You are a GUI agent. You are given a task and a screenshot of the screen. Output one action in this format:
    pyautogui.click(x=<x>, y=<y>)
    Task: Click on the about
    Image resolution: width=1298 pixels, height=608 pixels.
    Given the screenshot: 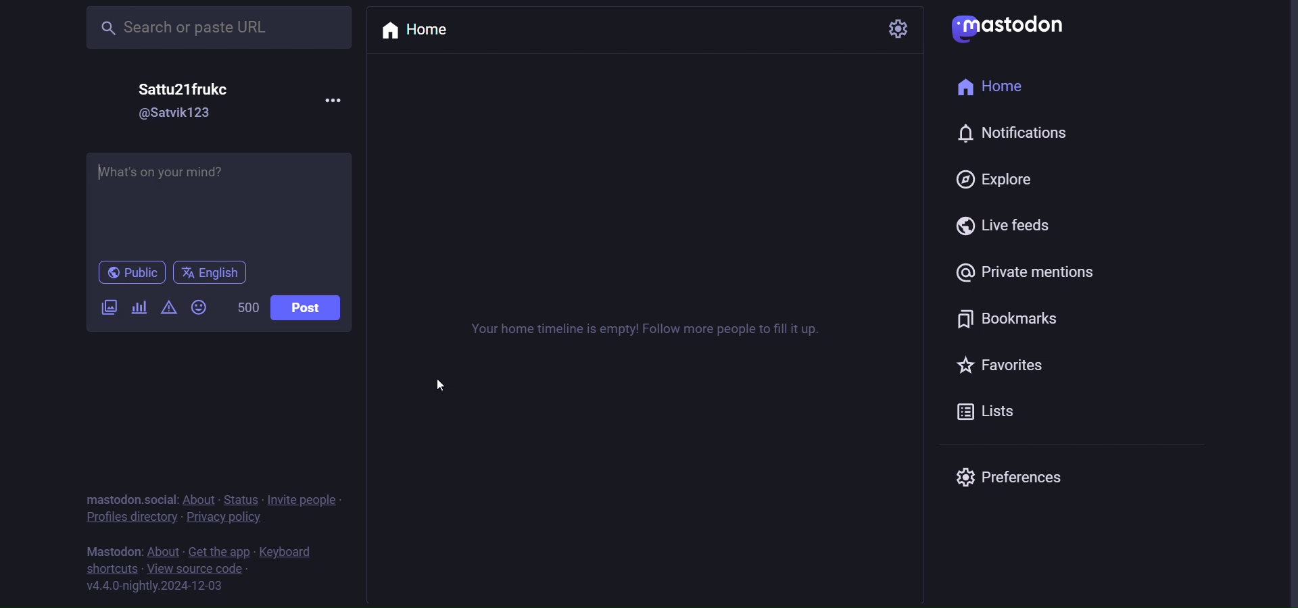 What is the action you would take?
    pyautogui.click(x=201, y=497)
    